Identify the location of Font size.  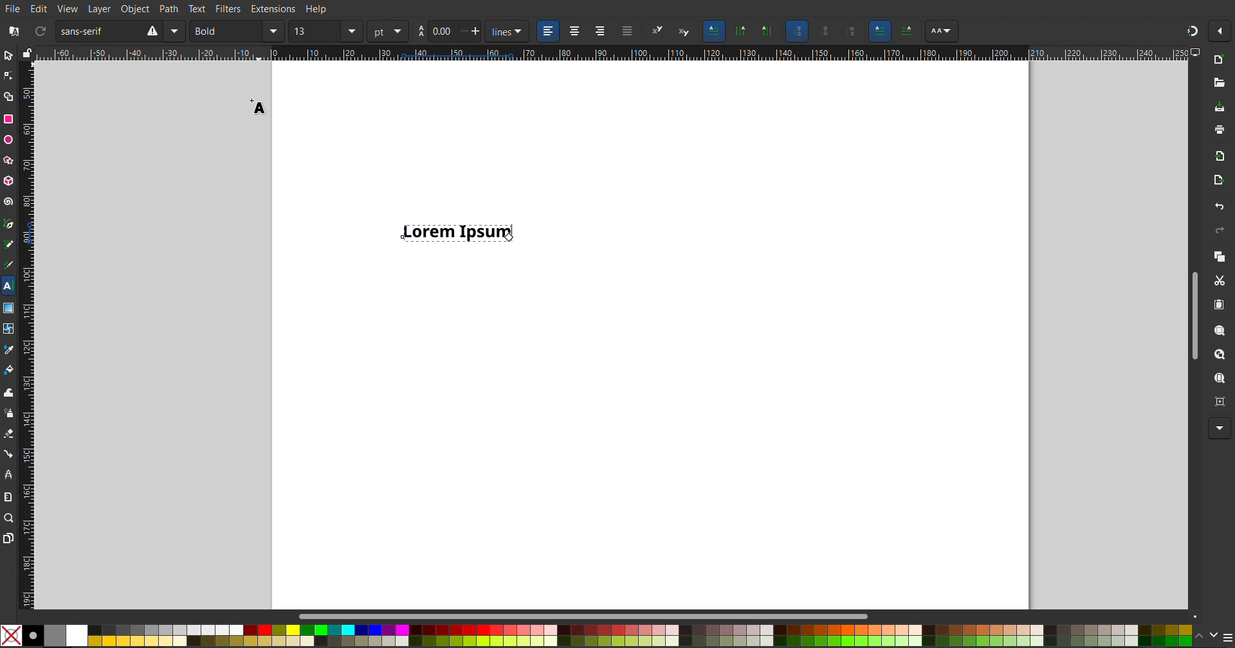
(325, 32).